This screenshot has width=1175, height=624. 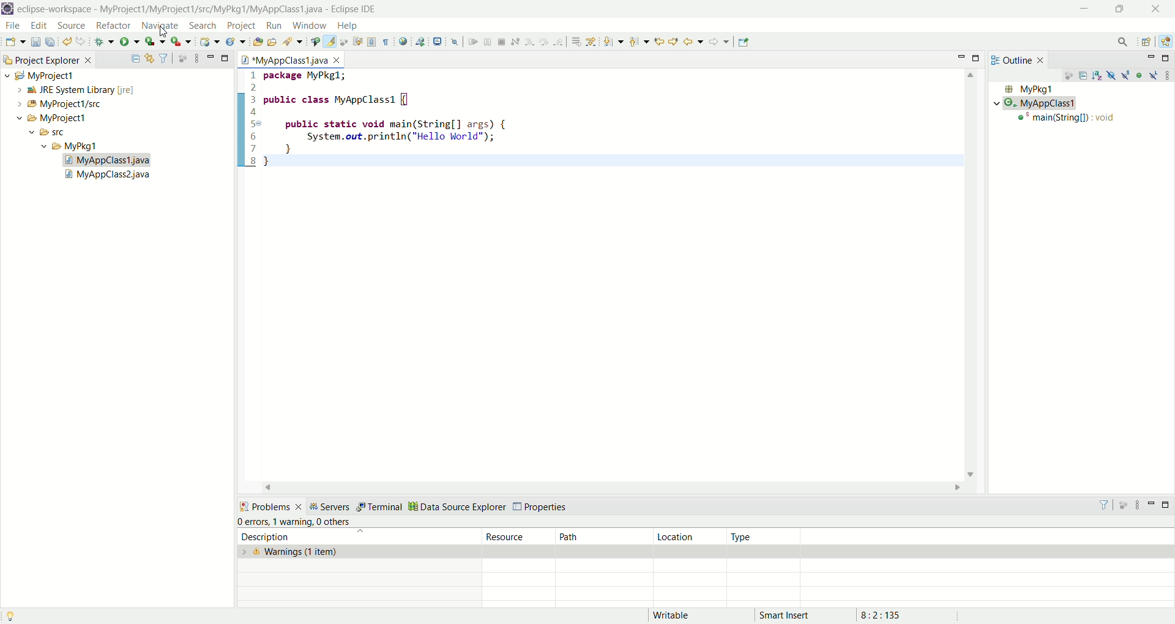 What do you see at coordinates (602, 536) in the screenshot?
I see `path` at bounding box center [602, 536].